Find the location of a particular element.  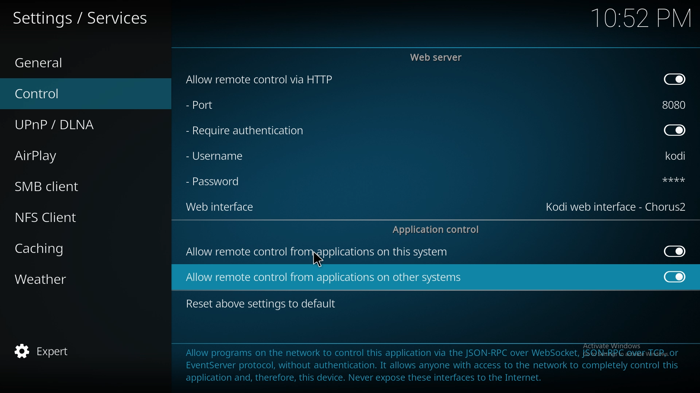

control is located at coordinates (75, 94).